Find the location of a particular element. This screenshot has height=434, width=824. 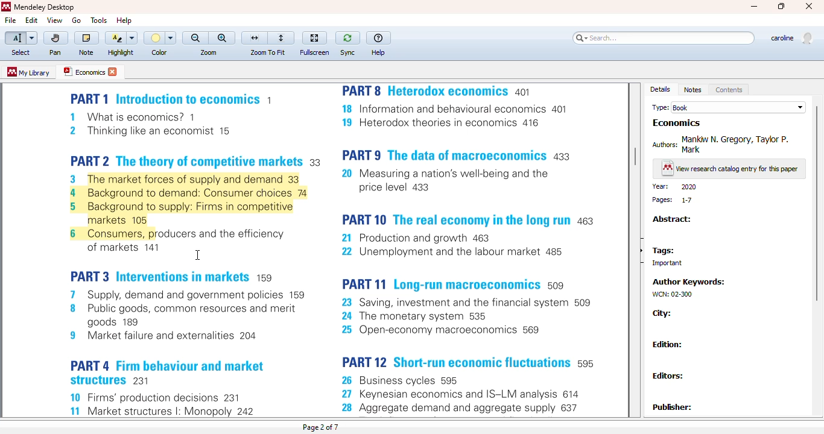

select is located at coordinates (21, 53).